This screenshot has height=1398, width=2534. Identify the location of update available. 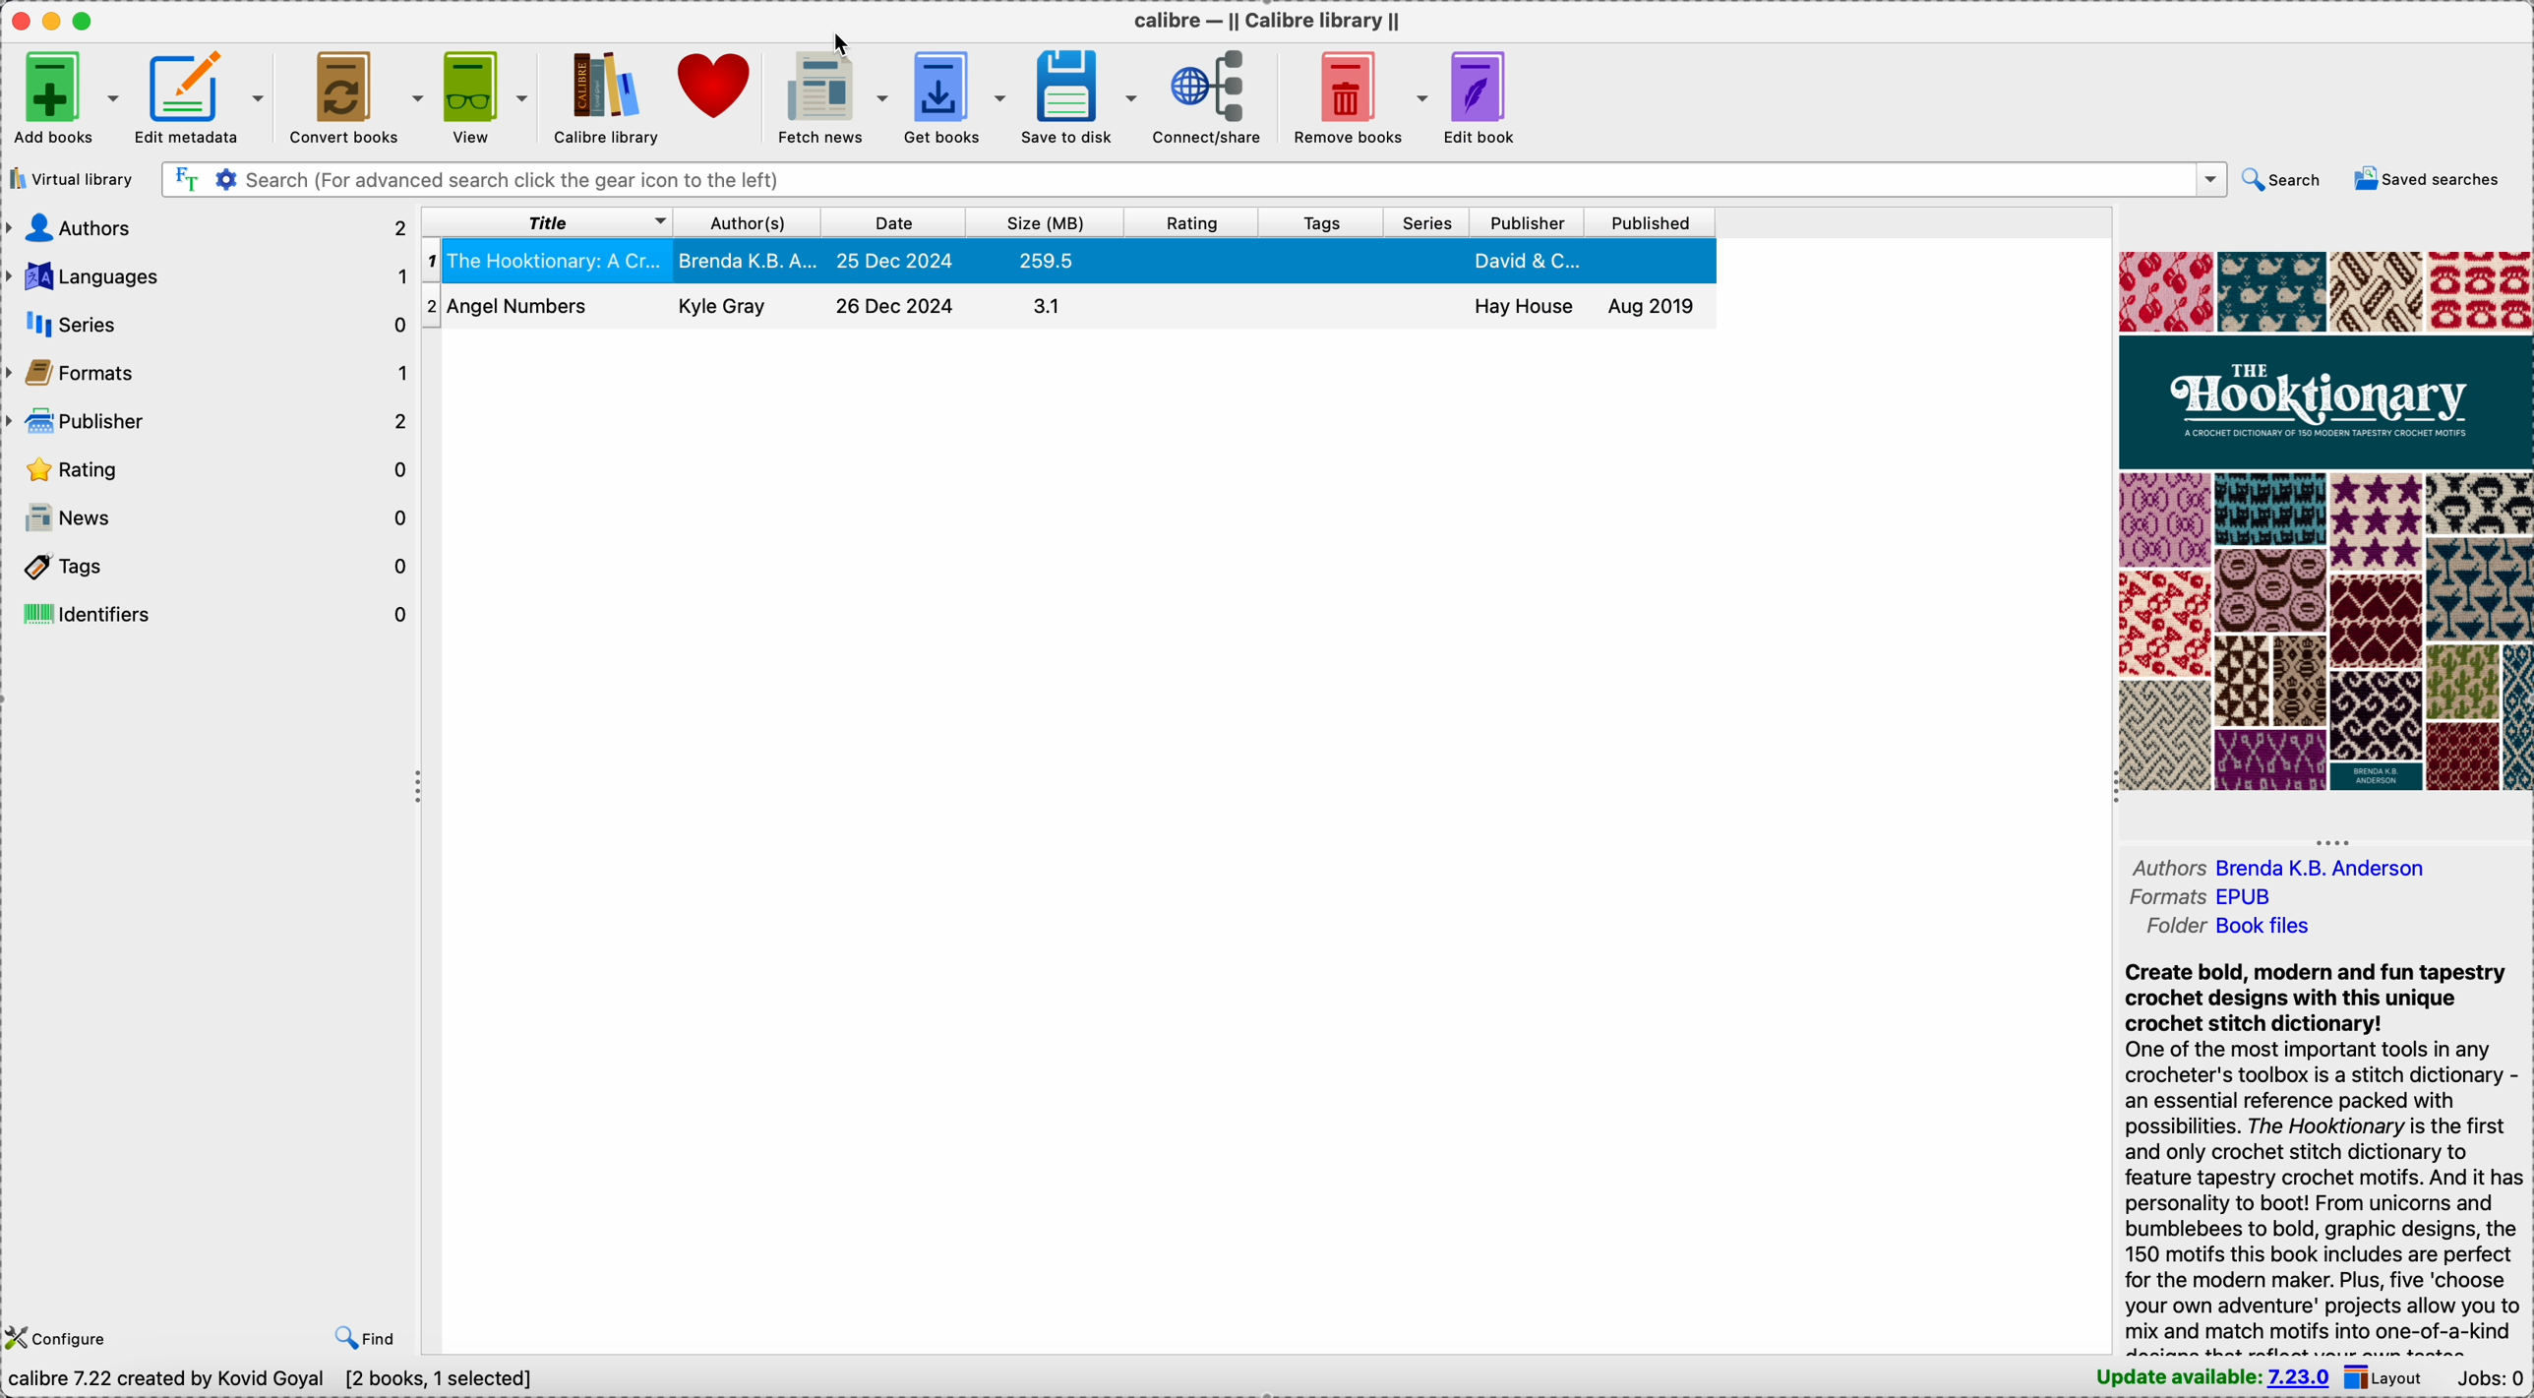
(2214, 1378).